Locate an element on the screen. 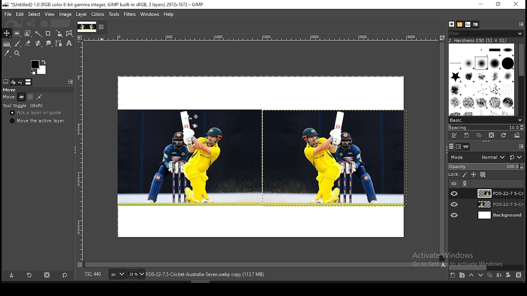 This screenshot has height=296, width=527. open brush as image is located at coordinates (518, 135).